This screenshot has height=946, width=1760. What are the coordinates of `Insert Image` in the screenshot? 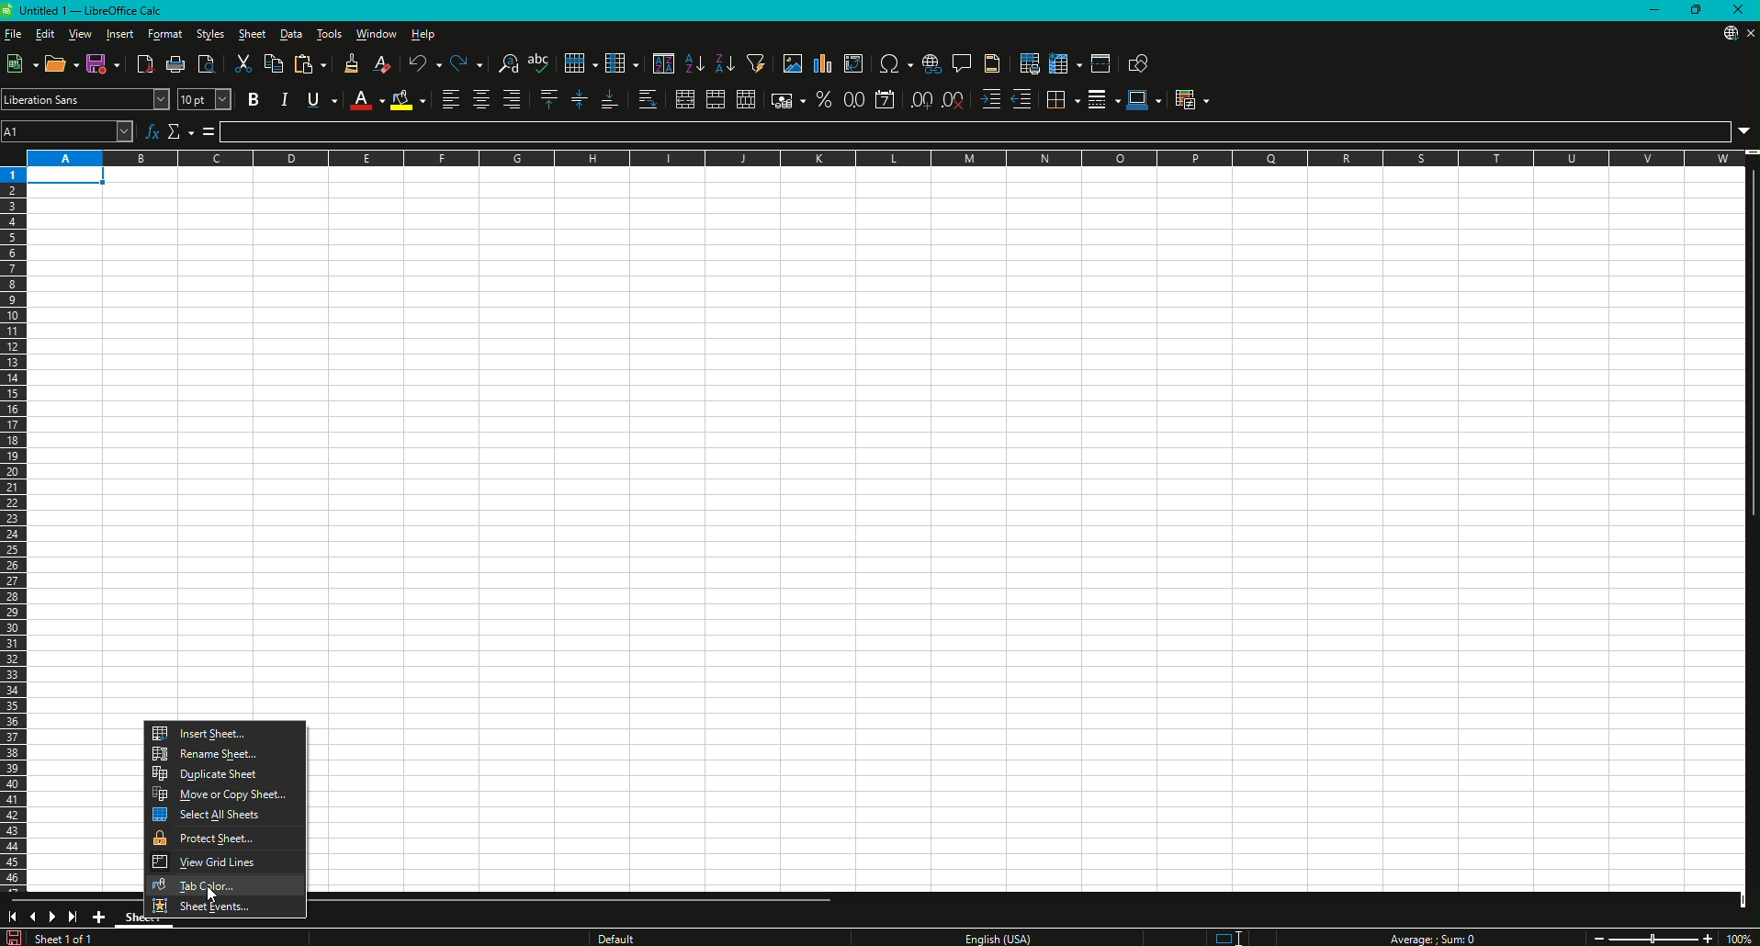 It's located at (792, 63).